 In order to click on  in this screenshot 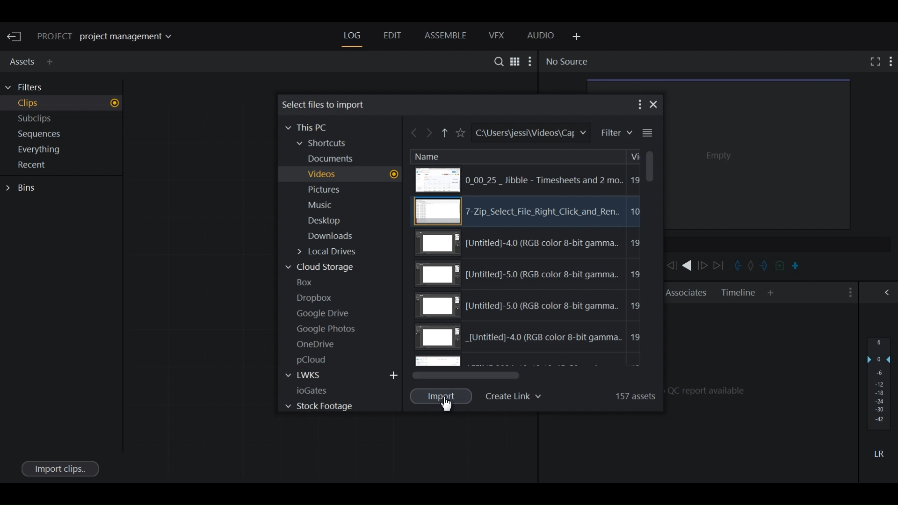, I will do `click(321, 267)`.